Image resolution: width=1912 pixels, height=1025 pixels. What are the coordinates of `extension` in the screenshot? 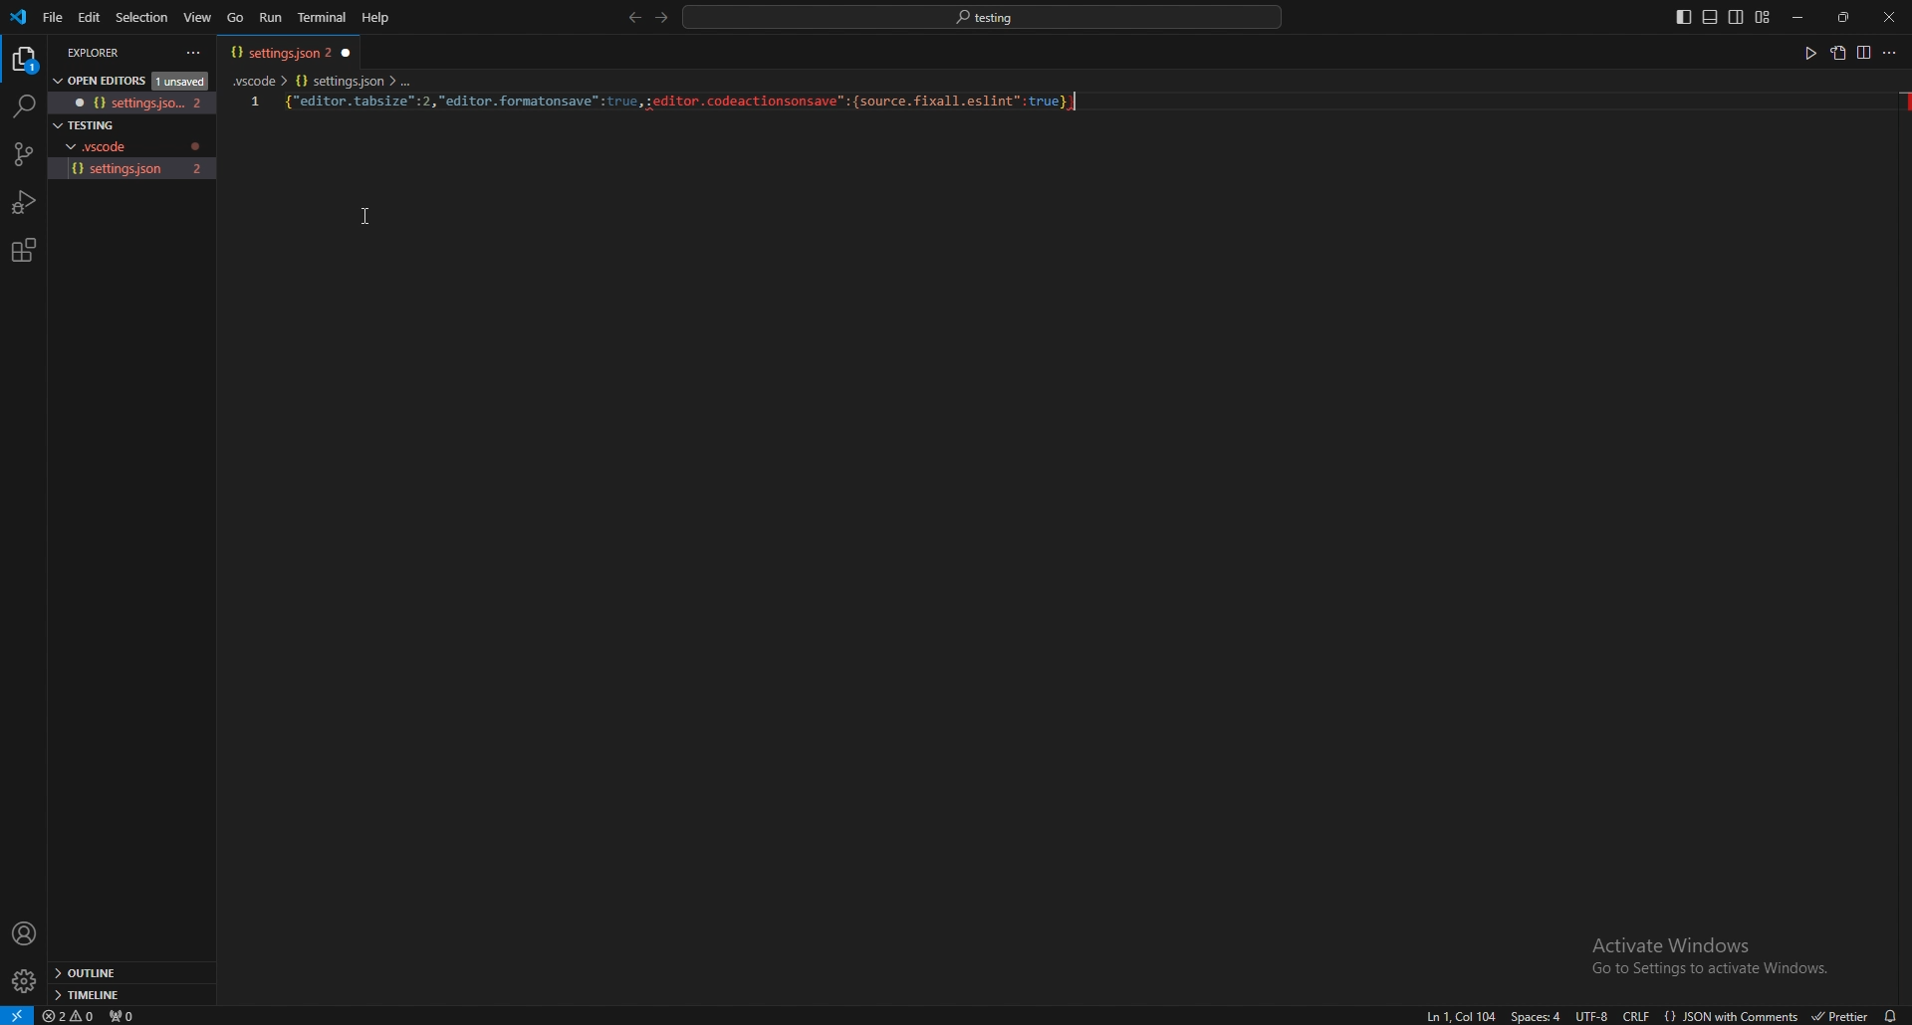 It's located at (23, 250).